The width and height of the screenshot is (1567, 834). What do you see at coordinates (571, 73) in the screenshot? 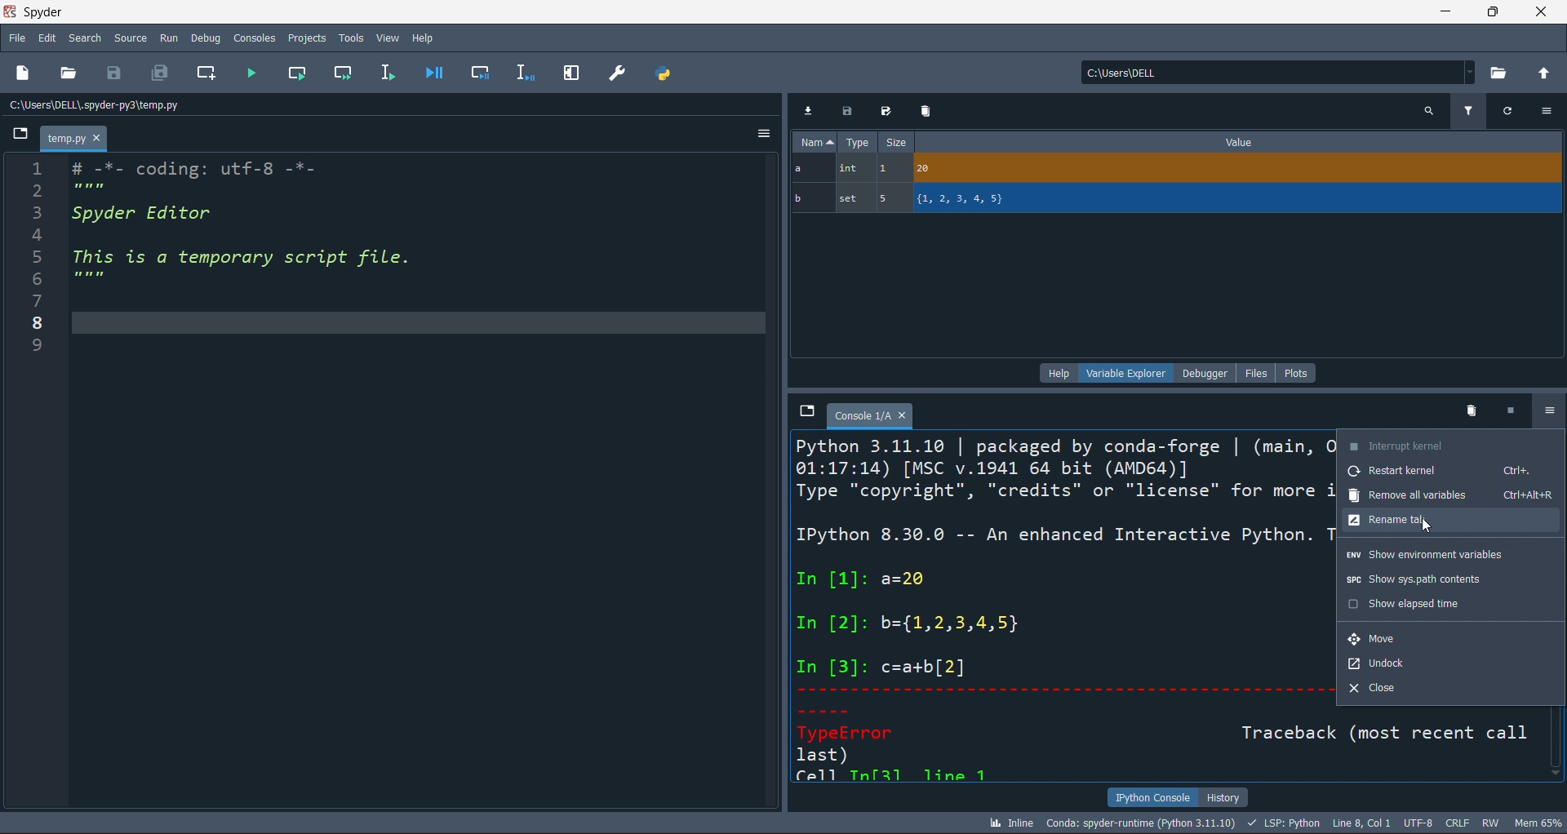
I see `expand pane` at bounding box center [571, 73].